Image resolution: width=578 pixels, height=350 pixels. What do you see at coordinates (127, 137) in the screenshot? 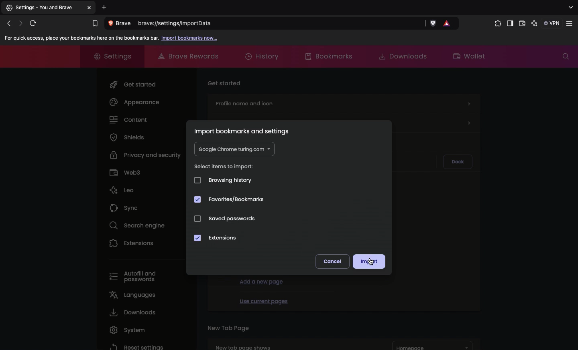
I see `Shields` at bounding box center [127, 137].